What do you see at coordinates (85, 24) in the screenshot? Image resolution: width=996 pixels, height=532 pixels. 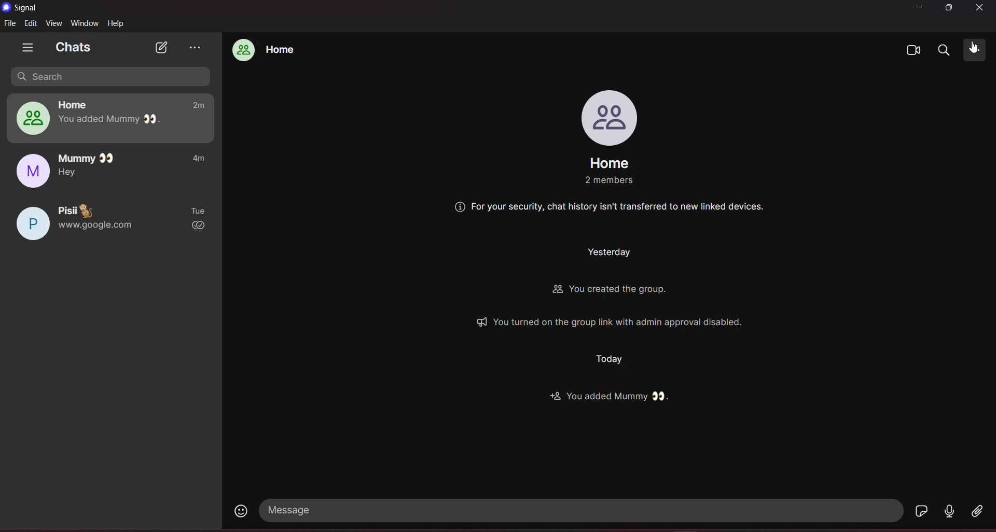 I see `window` at bounding box center [85, 24].